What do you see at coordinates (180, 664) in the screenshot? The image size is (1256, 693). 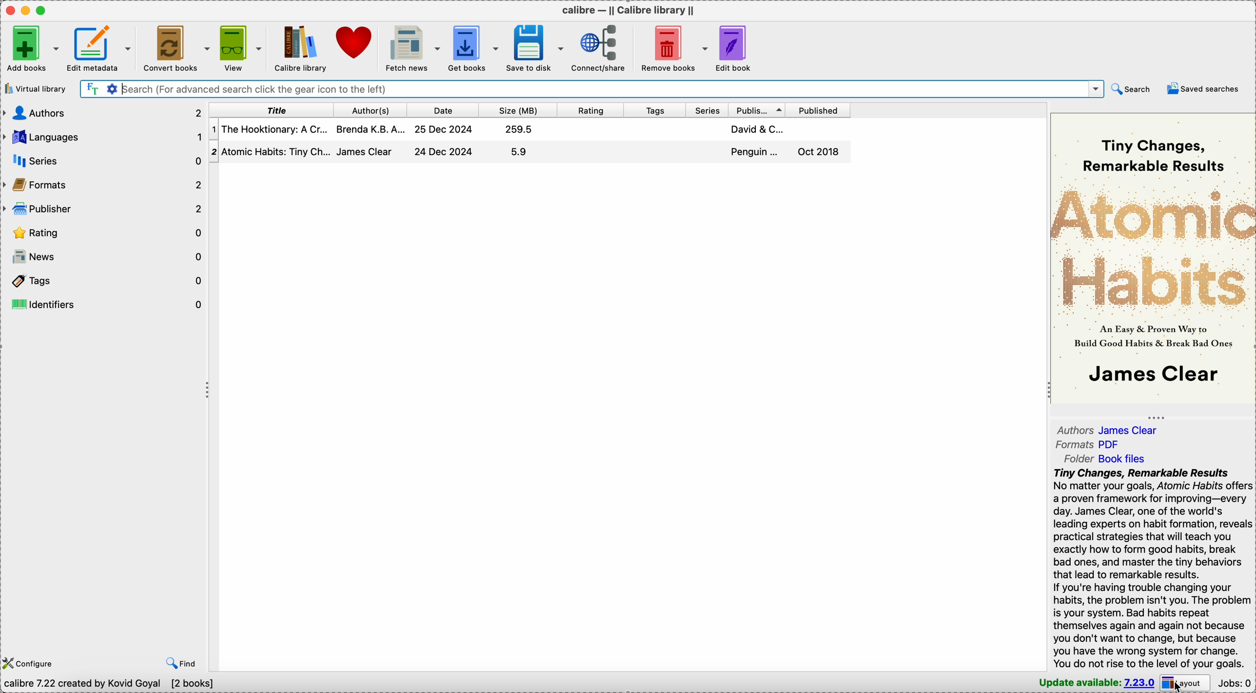 I see `find` at bounding box center [180, 664].